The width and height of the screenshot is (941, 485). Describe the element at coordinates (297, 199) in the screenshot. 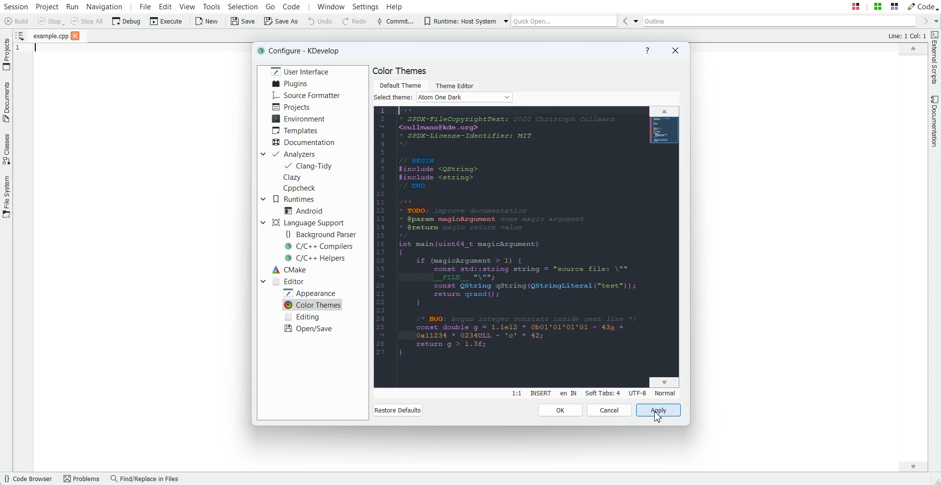

I see `Runtimes` at that location.